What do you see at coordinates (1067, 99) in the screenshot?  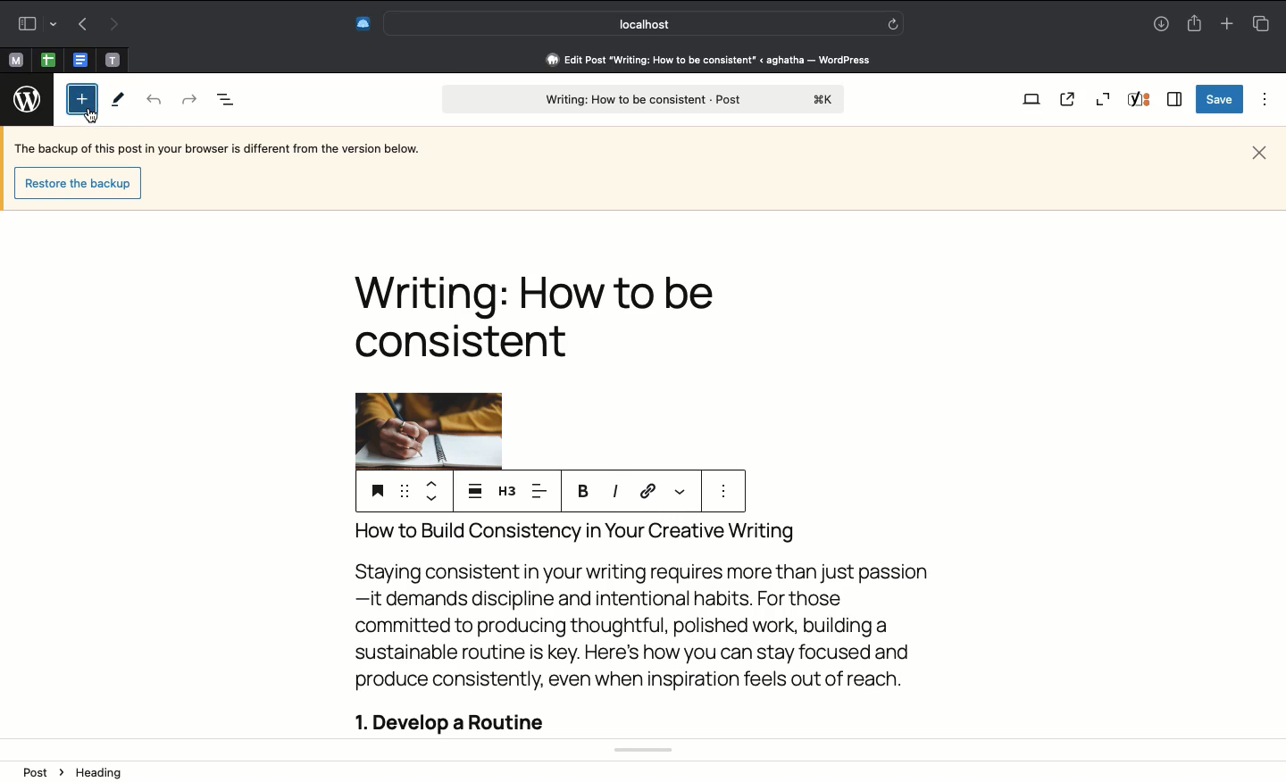 I see `View post` at bounding box center [1067, 99].